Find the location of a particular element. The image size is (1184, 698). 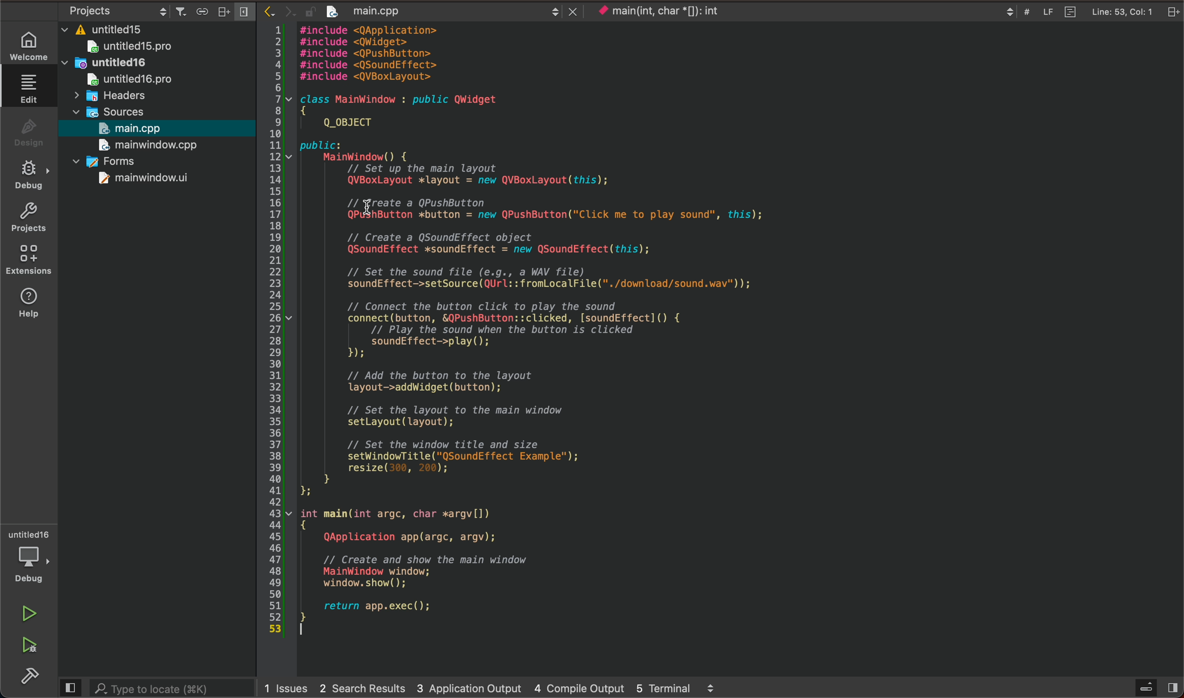

mainwindow is located at coordinates (141, 180).